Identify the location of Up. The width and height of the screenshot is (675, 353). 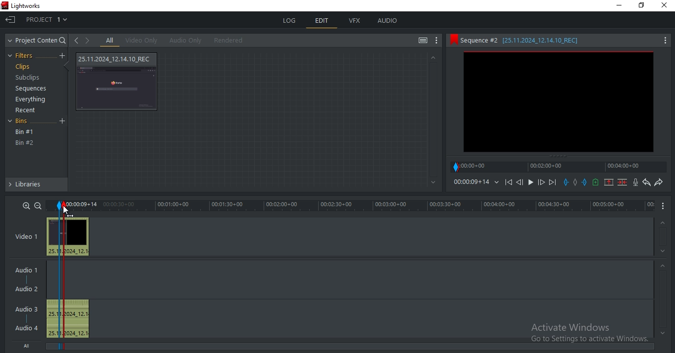
(433, 57).